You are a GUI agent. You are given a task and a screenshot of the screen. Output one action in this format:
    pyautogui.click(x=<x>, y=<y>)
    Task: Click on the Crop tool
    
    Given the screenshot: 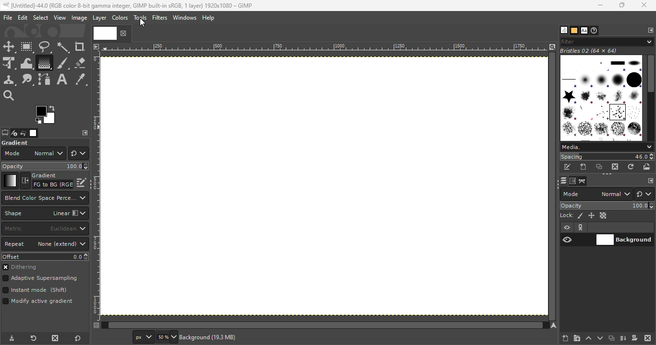 What is the action you would take?
    pyautogui.click(x=80, y=46)
    